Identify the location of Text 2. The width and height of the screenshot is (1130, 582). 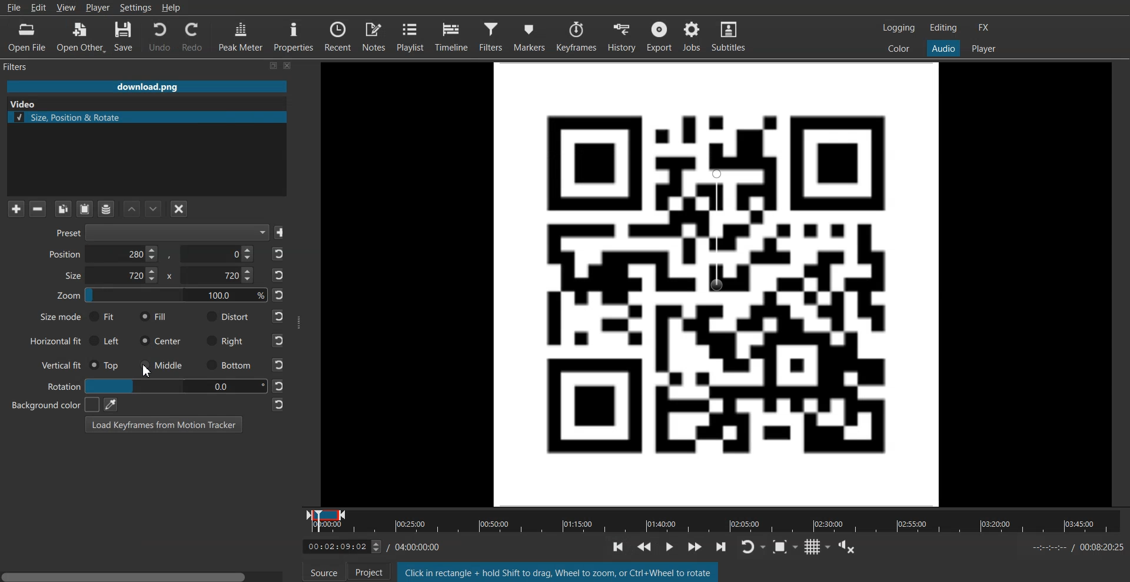
(557, 571).